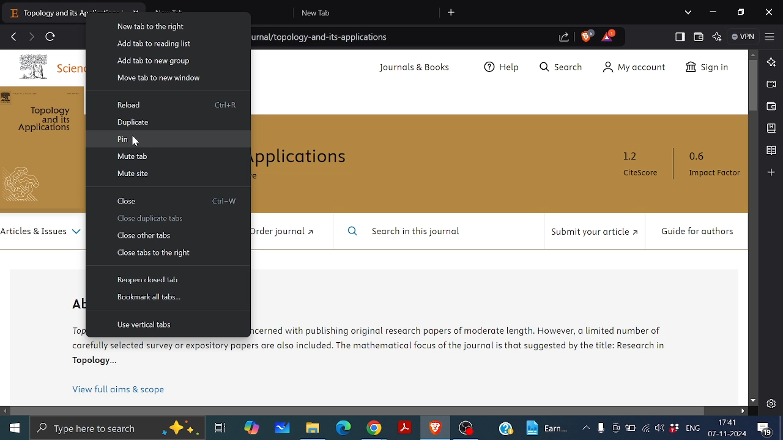  Describe the element at coordinates (718, 37) in the screenshot. I see `Leo AI` at that location.